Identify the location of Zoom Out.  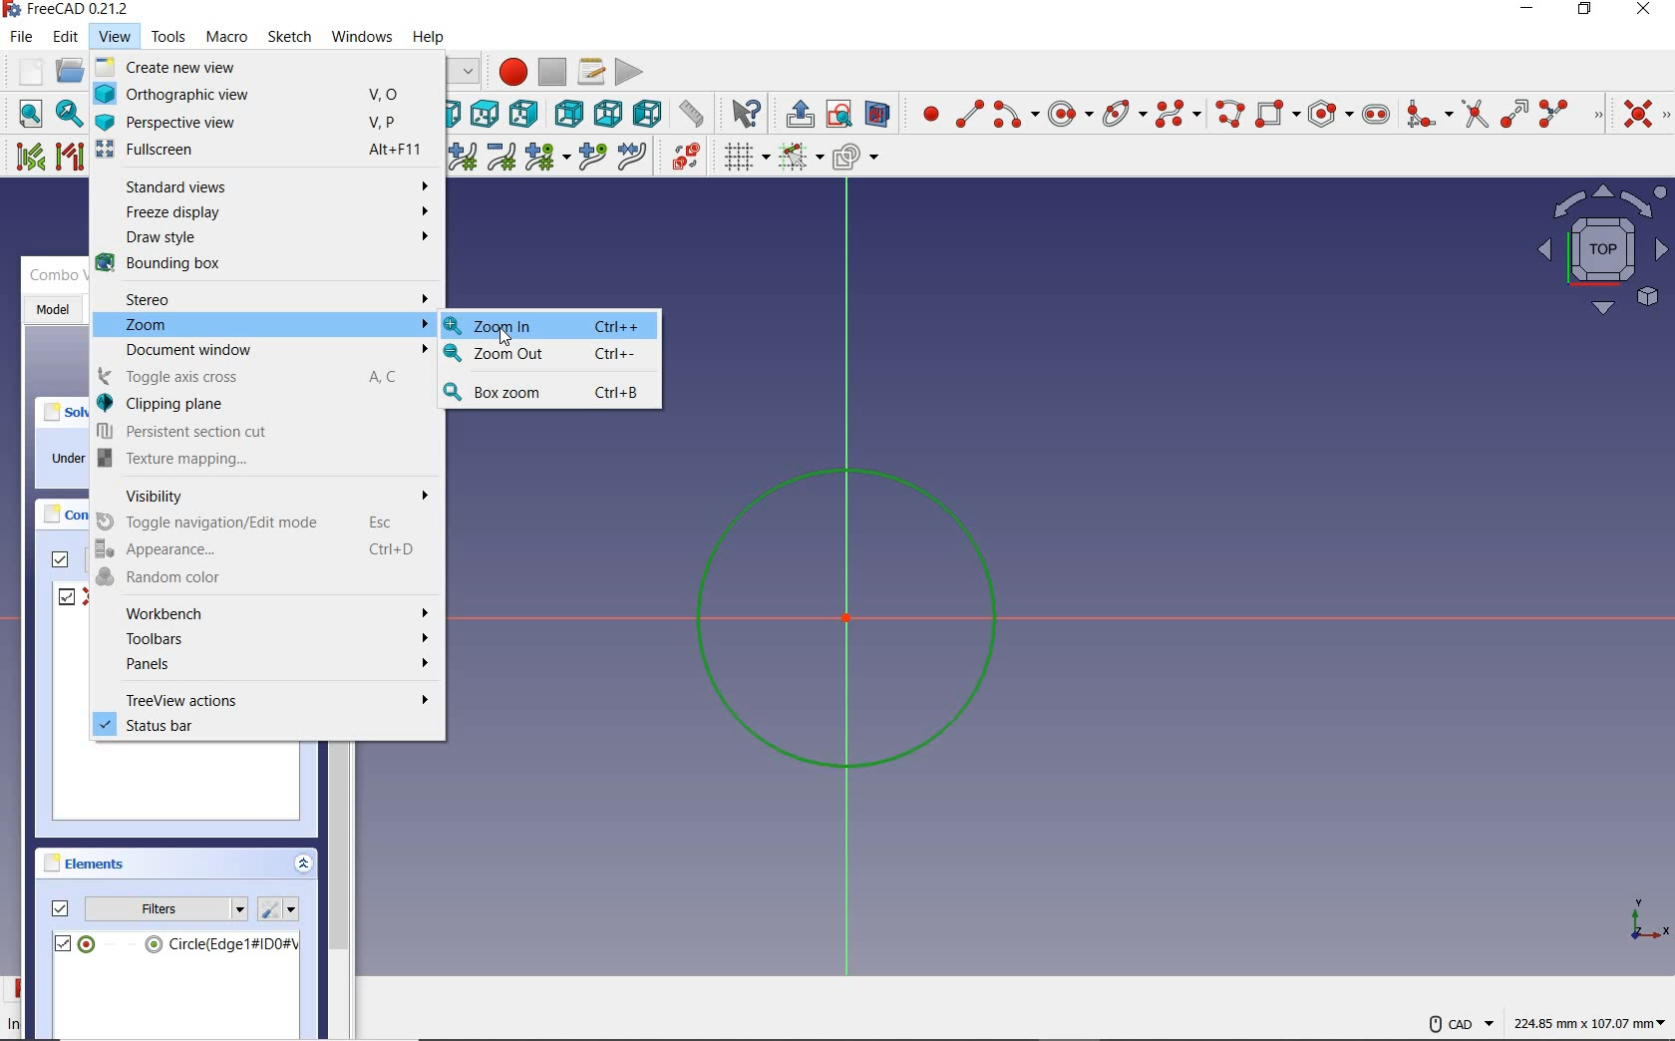
(546, 353).